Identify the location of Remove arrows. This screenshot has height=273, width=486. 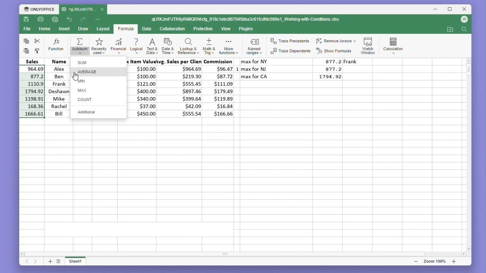
(336, 41).